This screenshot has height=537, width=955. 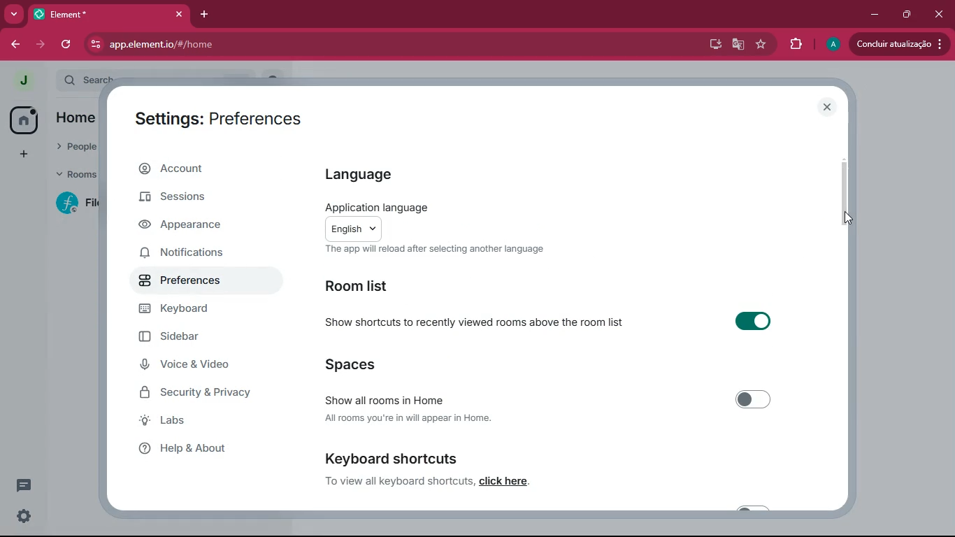 I want to click on language , so click(x=376, y=174).